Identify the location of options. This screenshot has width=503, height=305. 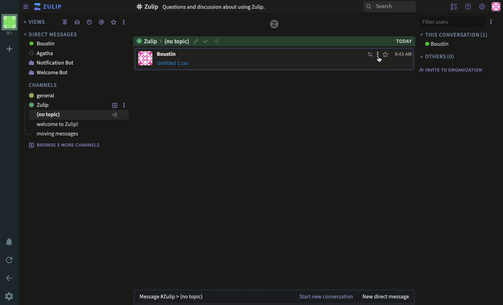
(491, 22).